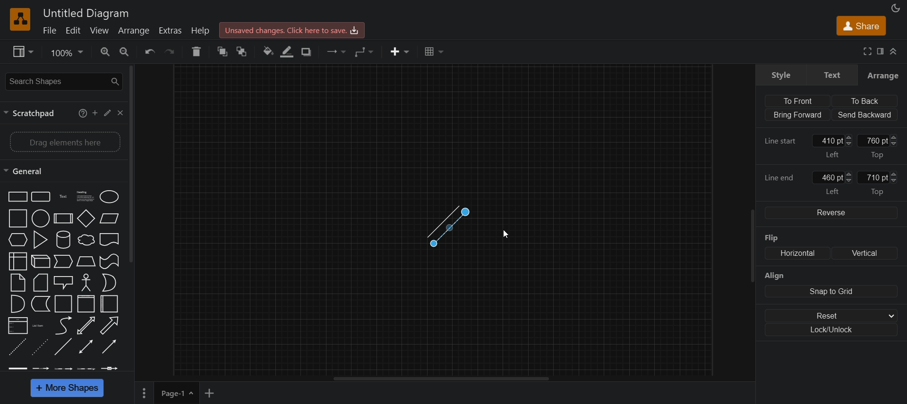  What do you see at coordinates (834, 331) in the screenshot?
I see `lock/unlock` at bounding box center [834, 331].